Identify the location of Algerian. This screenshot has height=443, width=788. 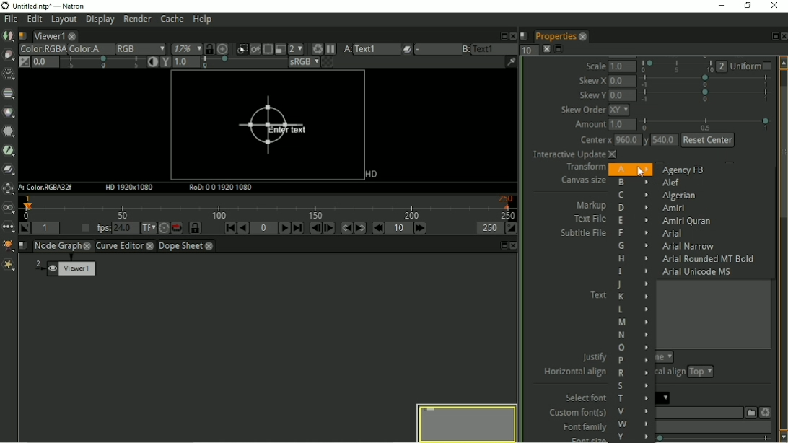
(679, 196).